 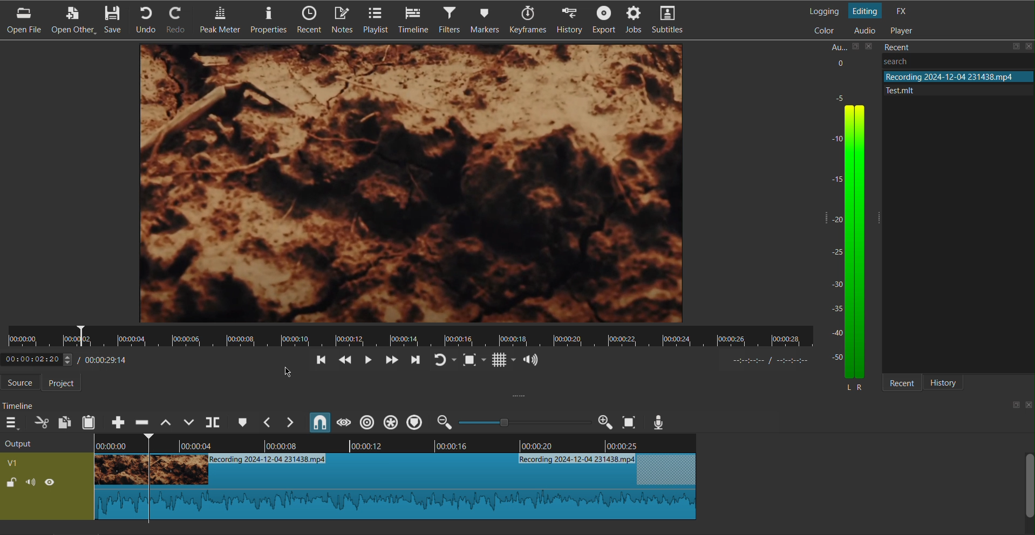 I want to click on , so click(x=914, y=60).